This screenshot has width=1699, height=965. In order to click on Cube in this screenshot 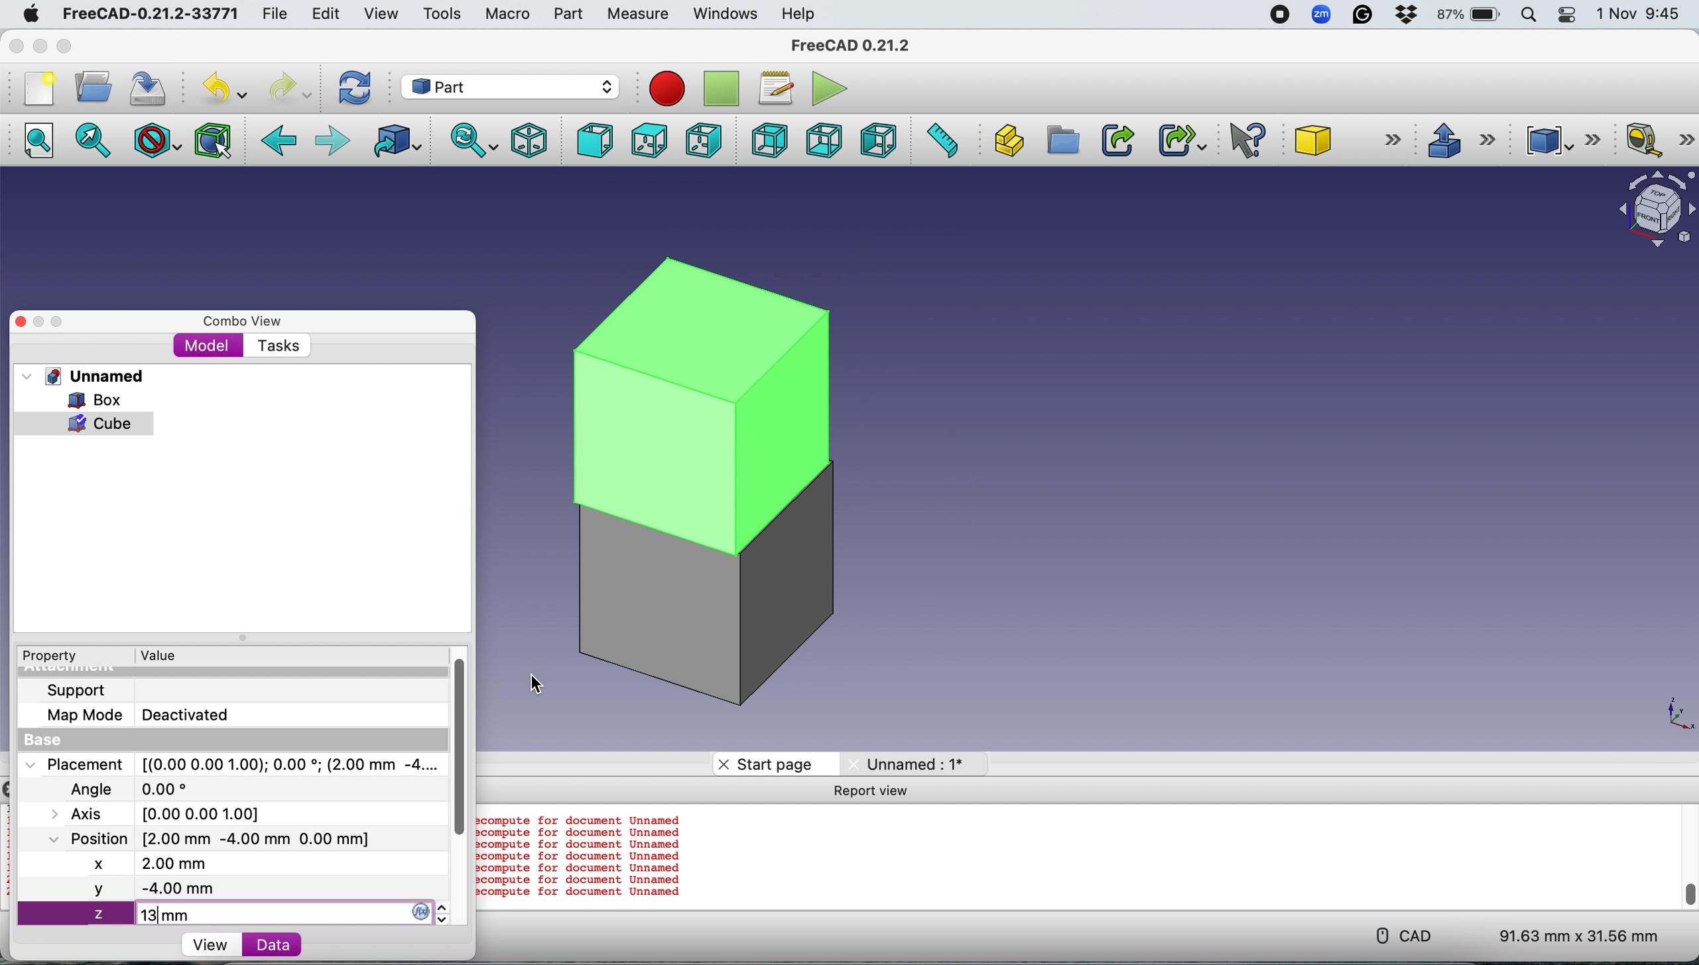, I will do `click(1344, 140)`.